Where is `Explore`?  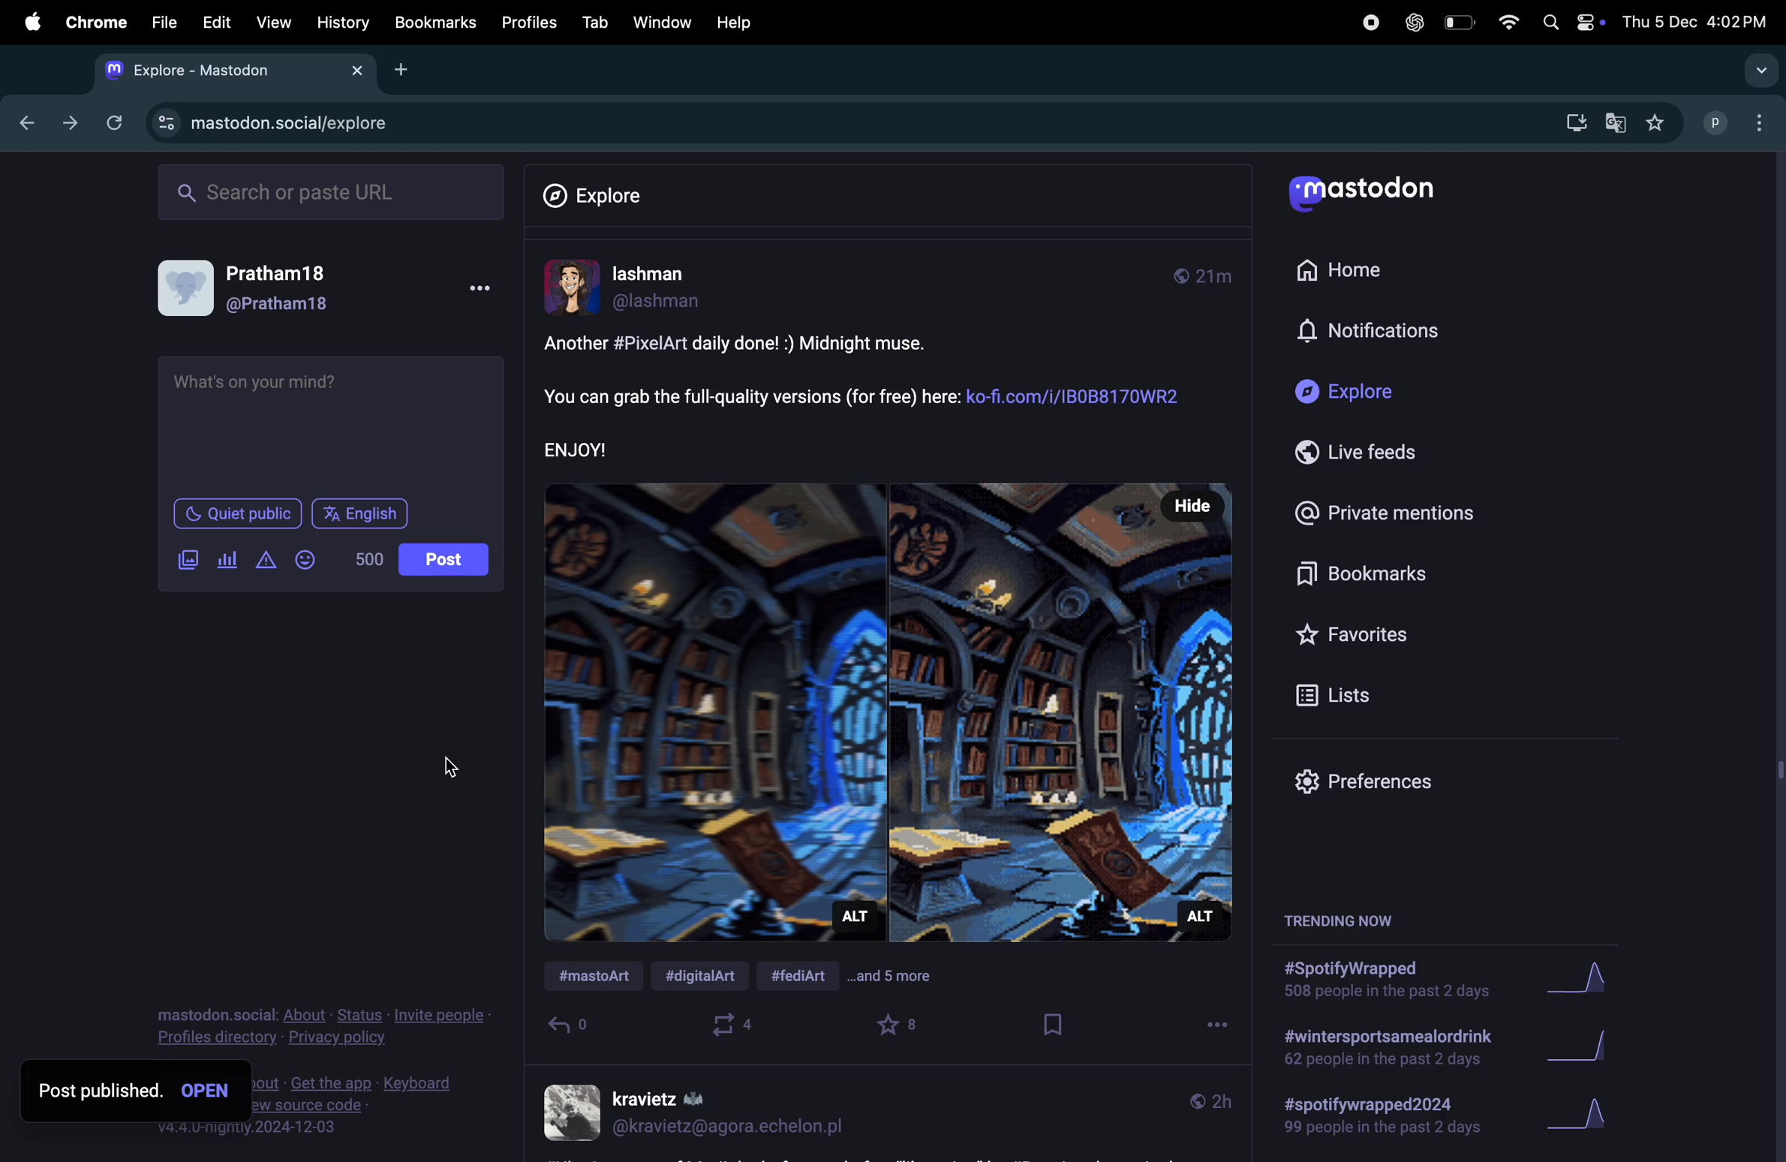 Explore is located at coordinates (1384, 396).